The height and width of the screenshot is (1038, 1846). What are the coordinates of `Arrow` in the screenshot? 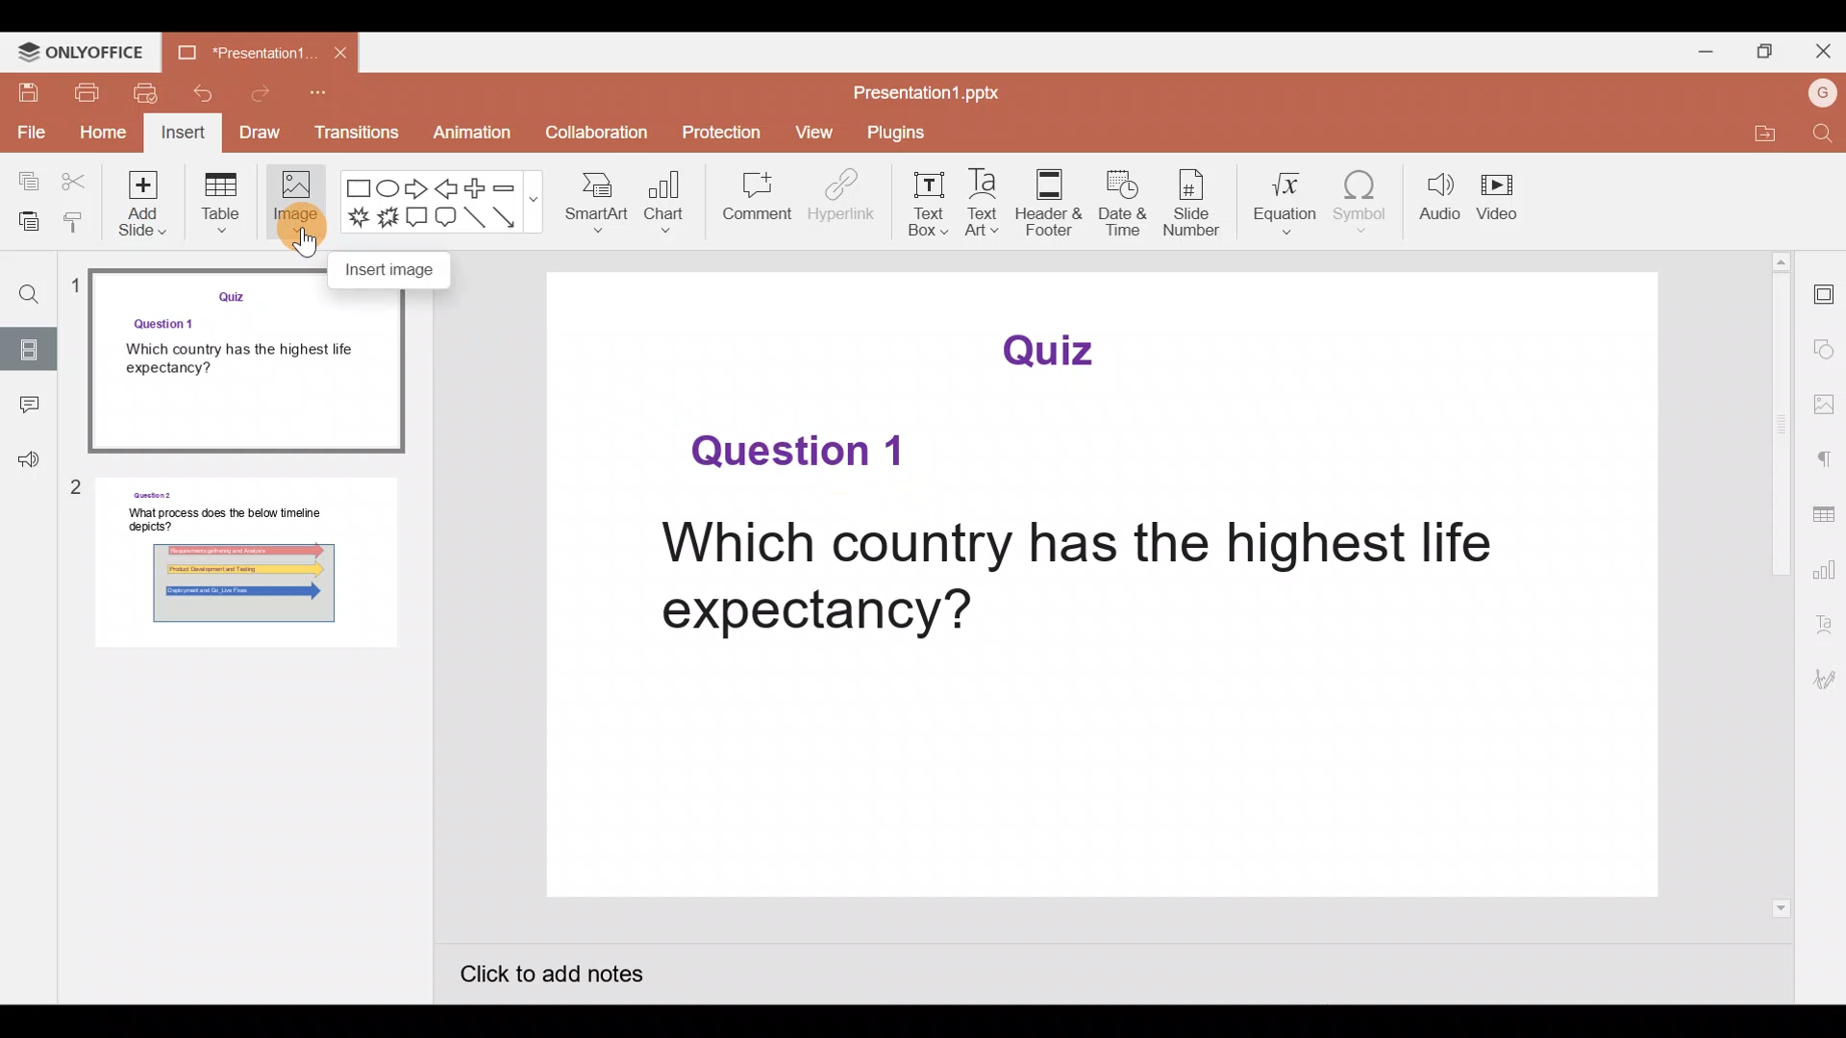 It's located at (510, 220).